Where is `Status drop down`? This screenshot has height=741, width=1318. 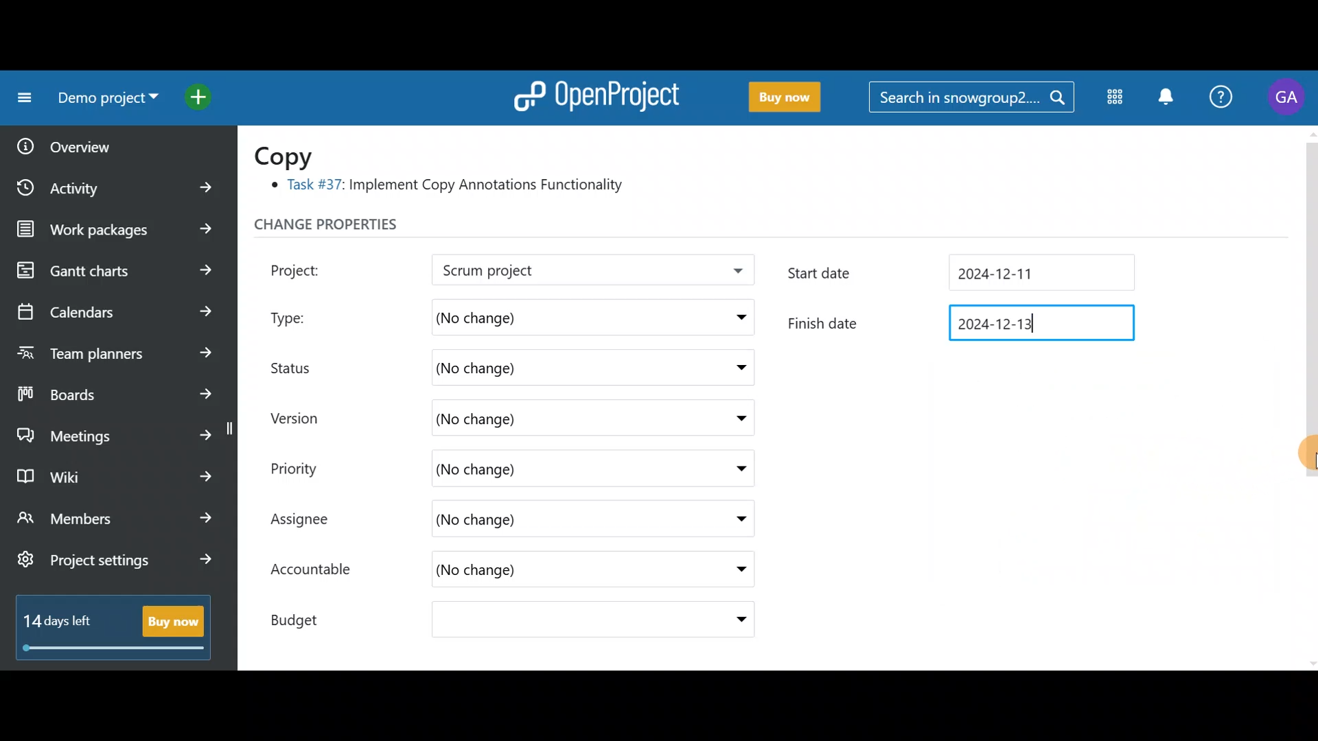 Status drop down is located at coordinates (737, 368).